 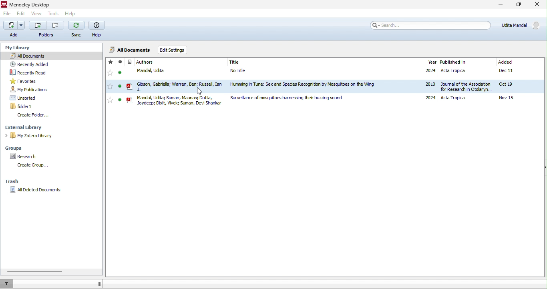 What do you see at coordinates (52, 14) in the screenshot?
I see `tools` at bounding box center [52, 14].